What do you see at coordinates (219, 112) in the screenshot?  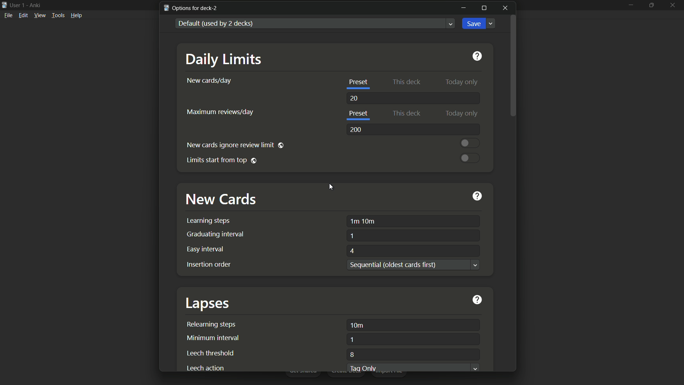 I see `maximum reviews per day` at bounding box center [219, 112].